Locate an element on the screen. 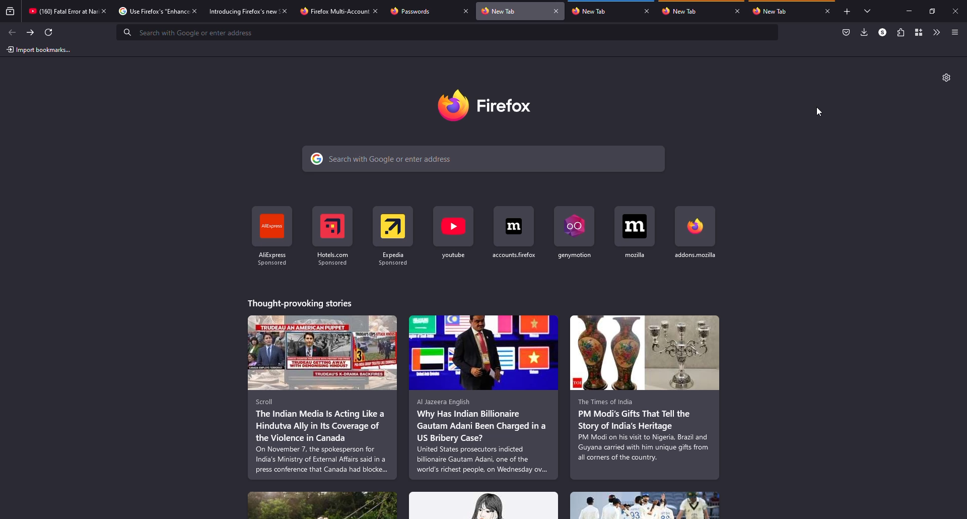 This screenshot has height=519, width=967. tab is located at coordinates (59, 11).